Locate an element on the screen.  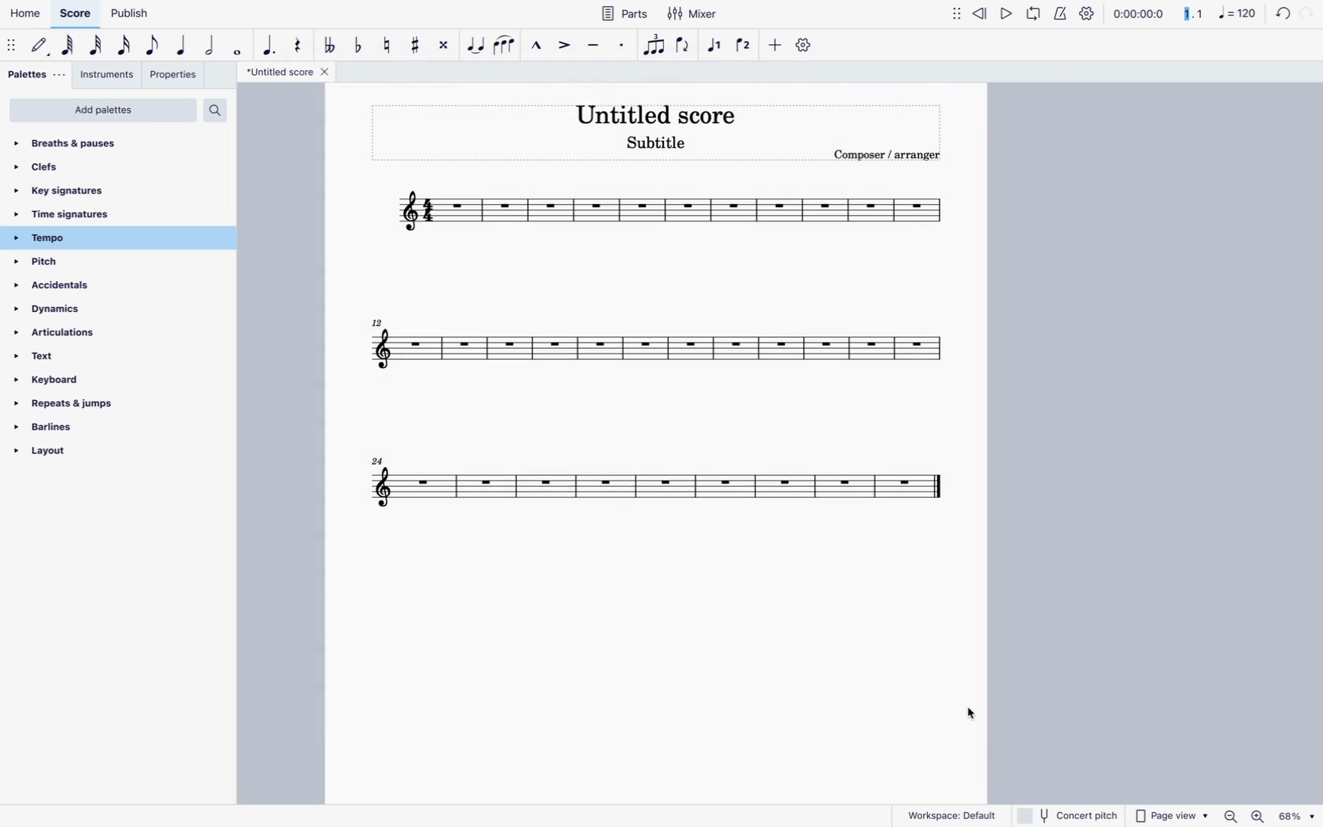
barlines is located at coordinates (72, 432).